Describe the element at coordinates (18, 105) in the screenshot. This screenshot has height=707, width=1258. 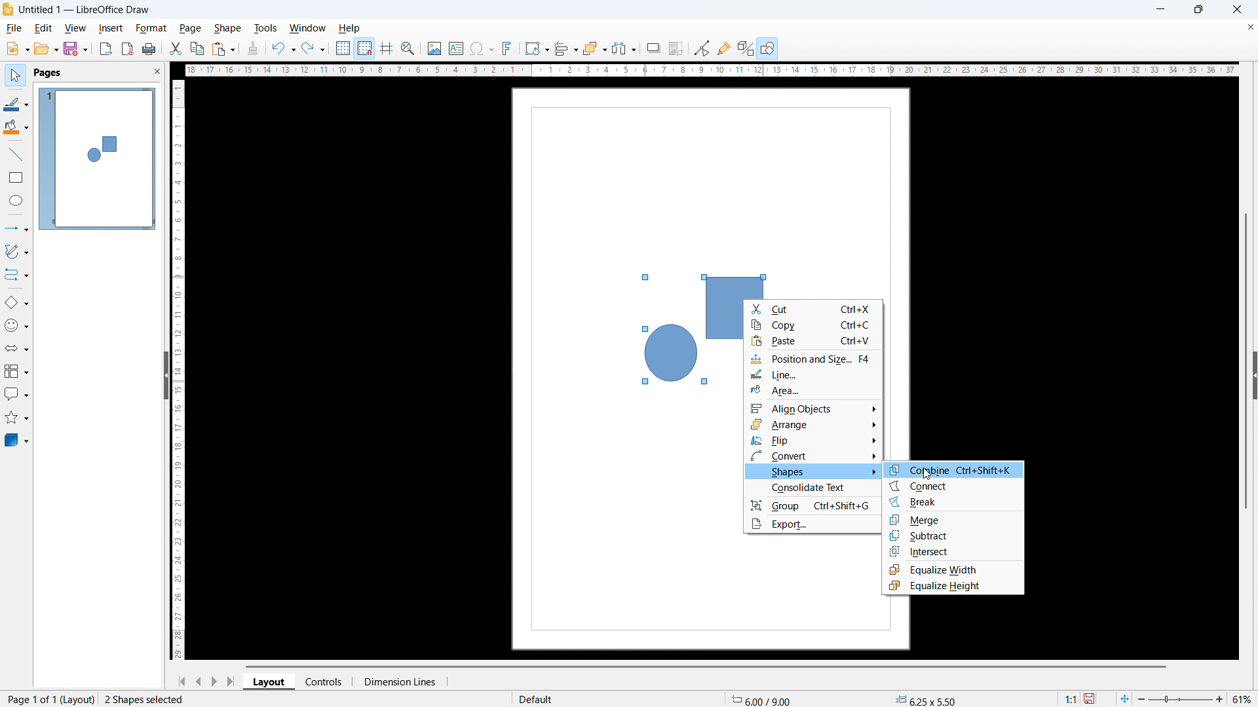
I see `line color` at that location.